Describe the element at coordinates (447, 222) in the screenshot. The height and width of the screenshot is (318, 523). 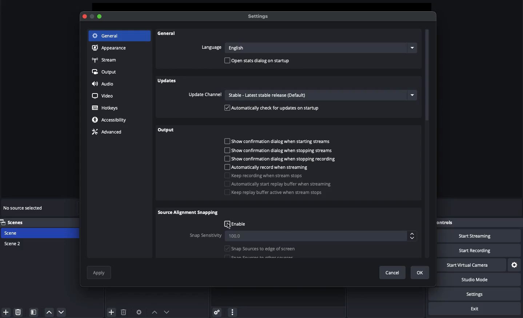
I see `Controls` at that location.